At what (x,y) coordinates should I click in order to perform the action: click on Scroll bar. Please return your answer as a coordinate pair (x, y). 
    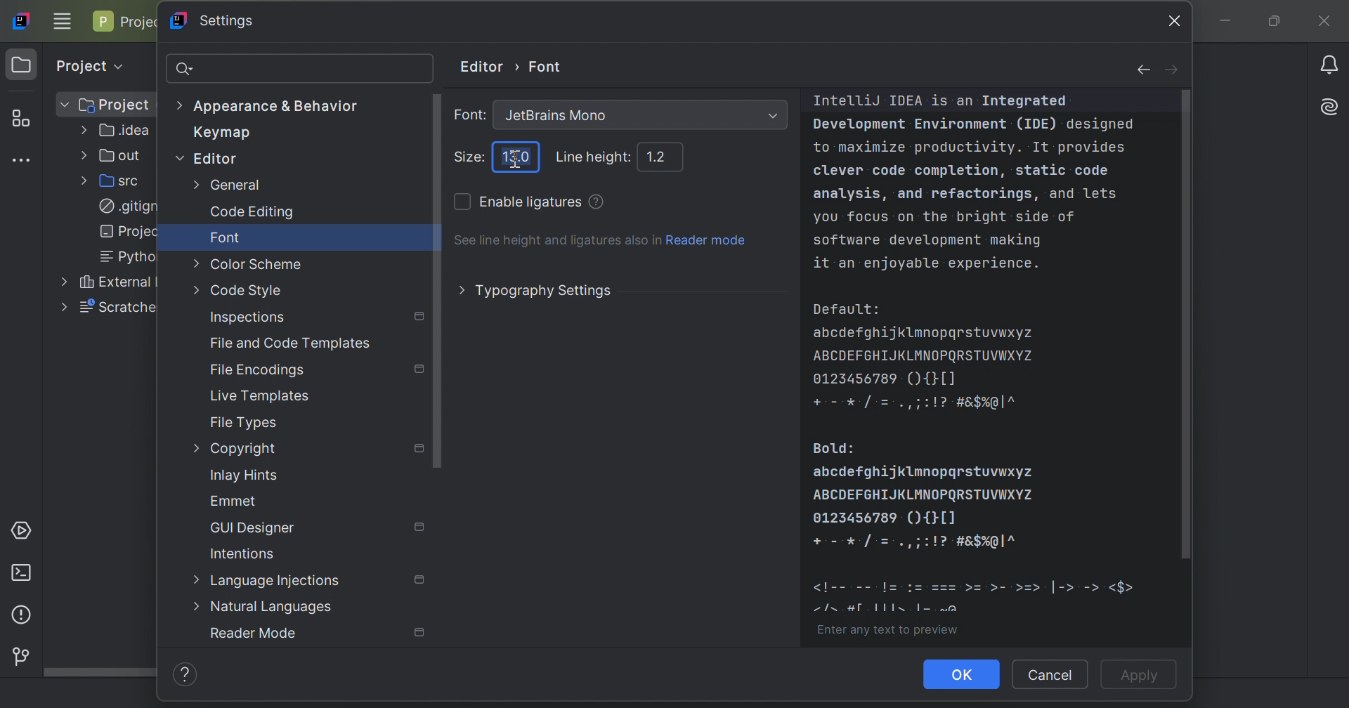
    Looking at the image, I should click on (100, 673).